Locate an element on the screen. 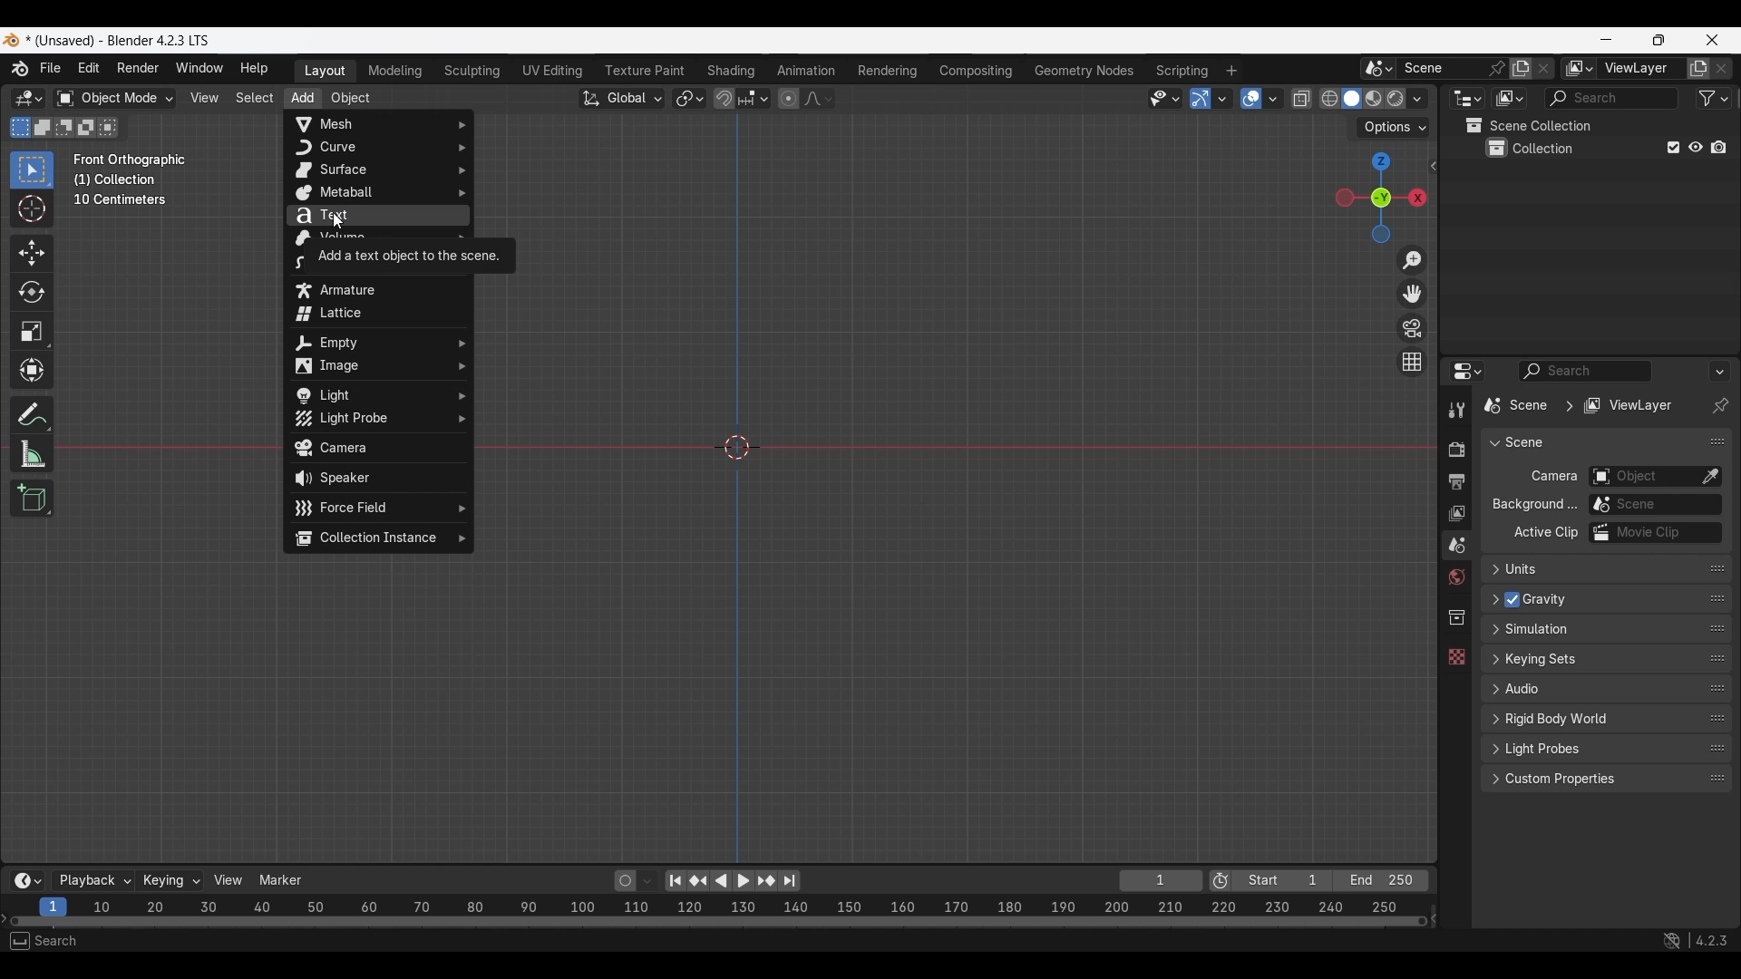  Rotate is located at coordinates (32, 292).